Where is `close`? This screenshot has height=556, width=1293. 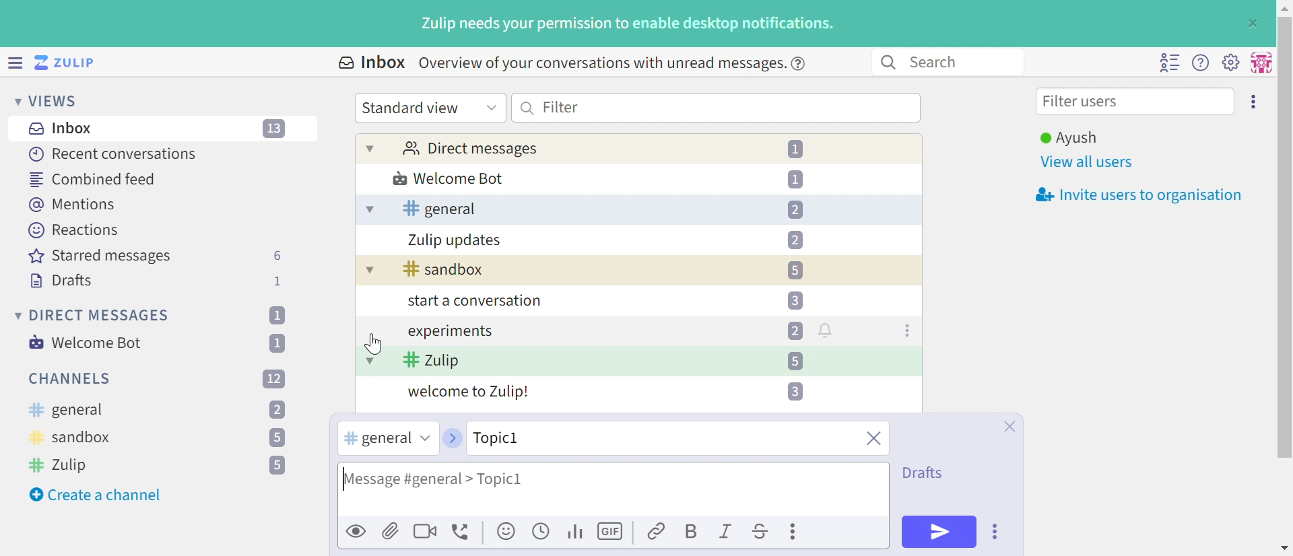 close is located at coordinates (872, 440).